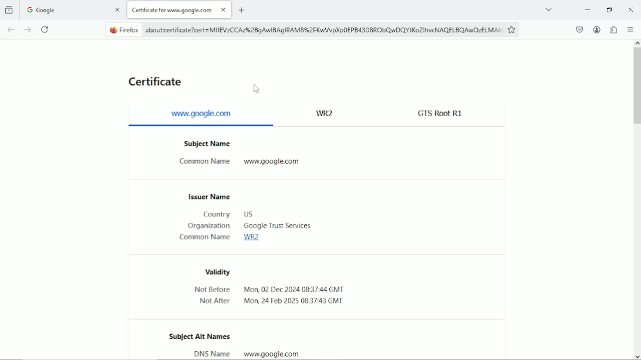 The height and width of the screenshot is (360, 641). I want to click on Reload current tab, so click(46, 29).